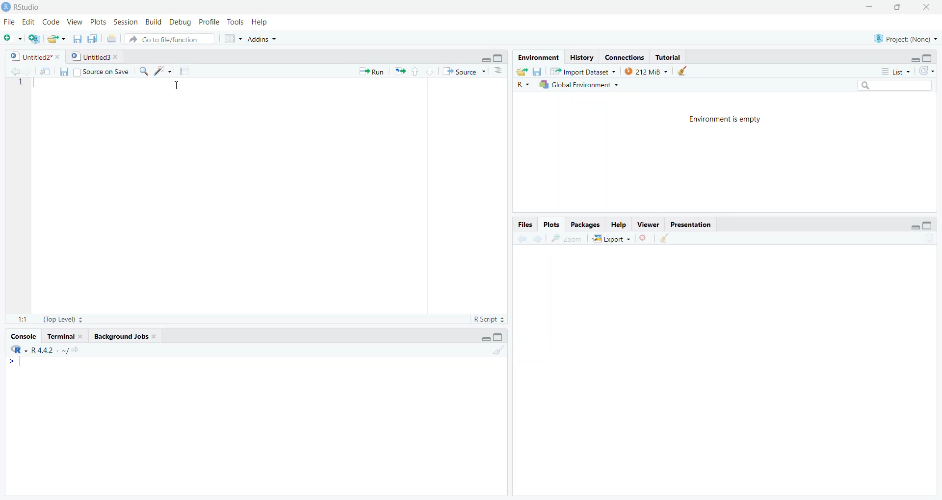 The image size is (942, 500). Describe the element at coordinates (890, 72) in the screenshot. I see `list` at that location.